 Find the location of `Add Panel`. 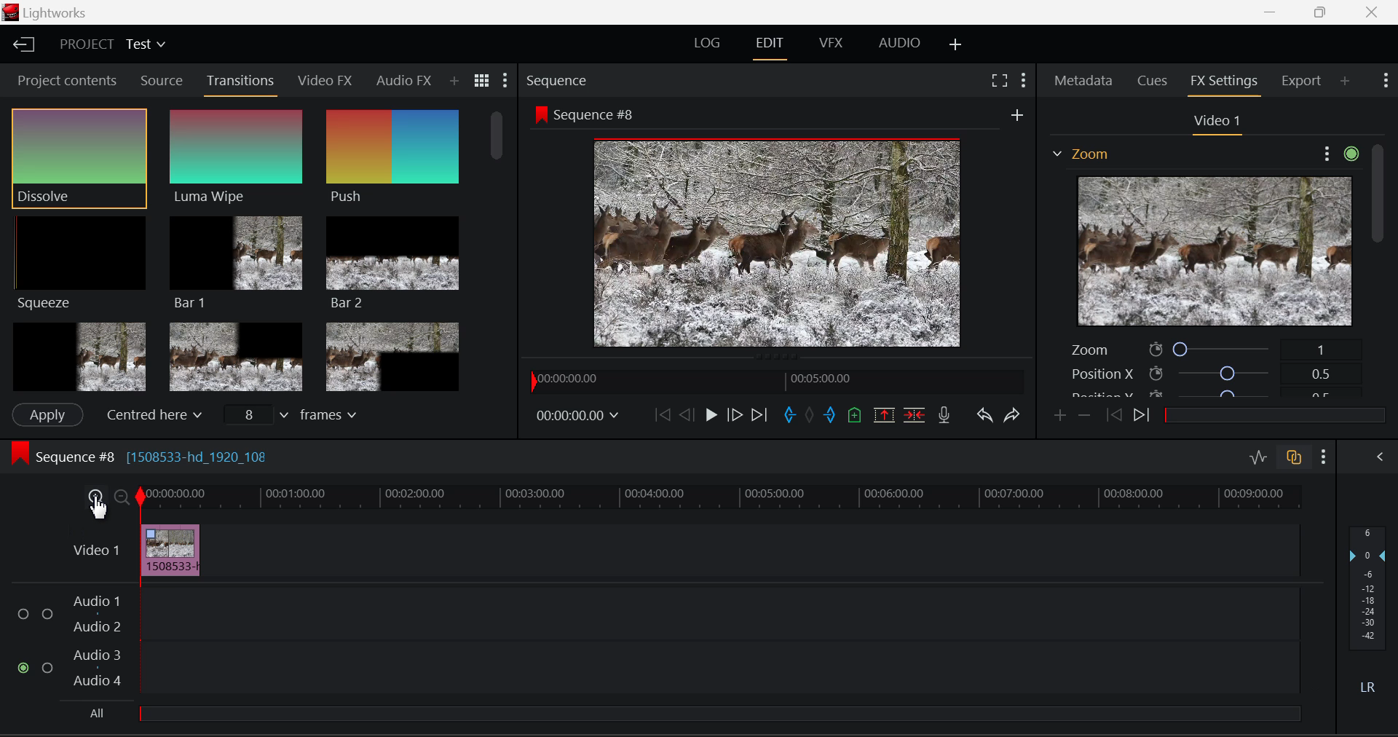

Add Panel is located at coordinates (1344, 80).